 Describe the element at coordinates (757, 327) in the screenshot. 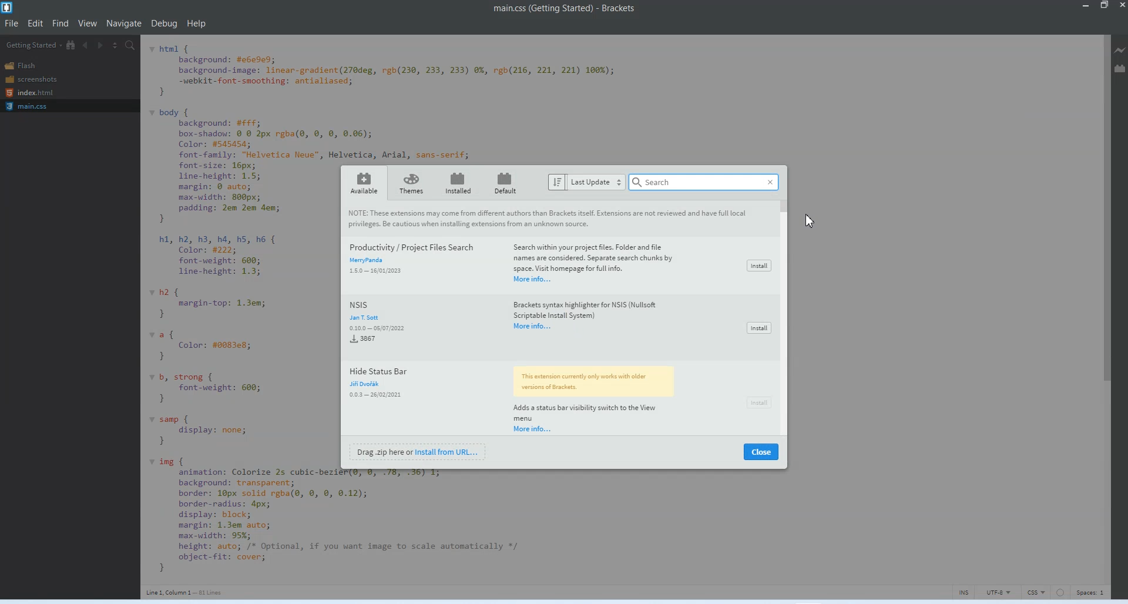

I see `Install` at that location.